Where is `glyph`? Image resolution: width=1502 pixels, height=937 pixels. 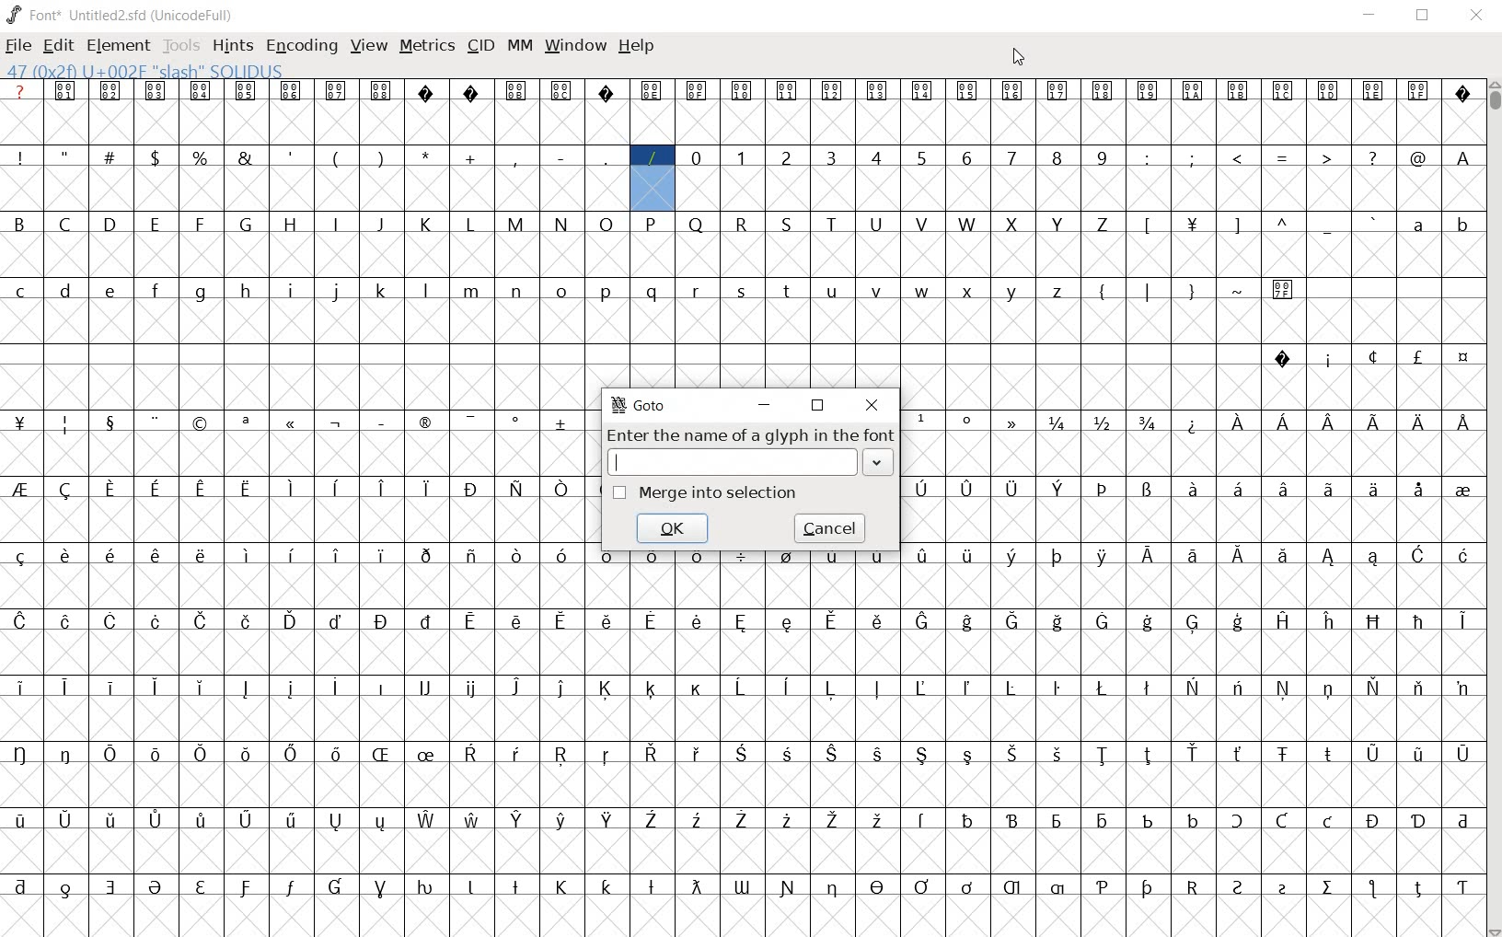
glyph is located at coordinates (469, 422).